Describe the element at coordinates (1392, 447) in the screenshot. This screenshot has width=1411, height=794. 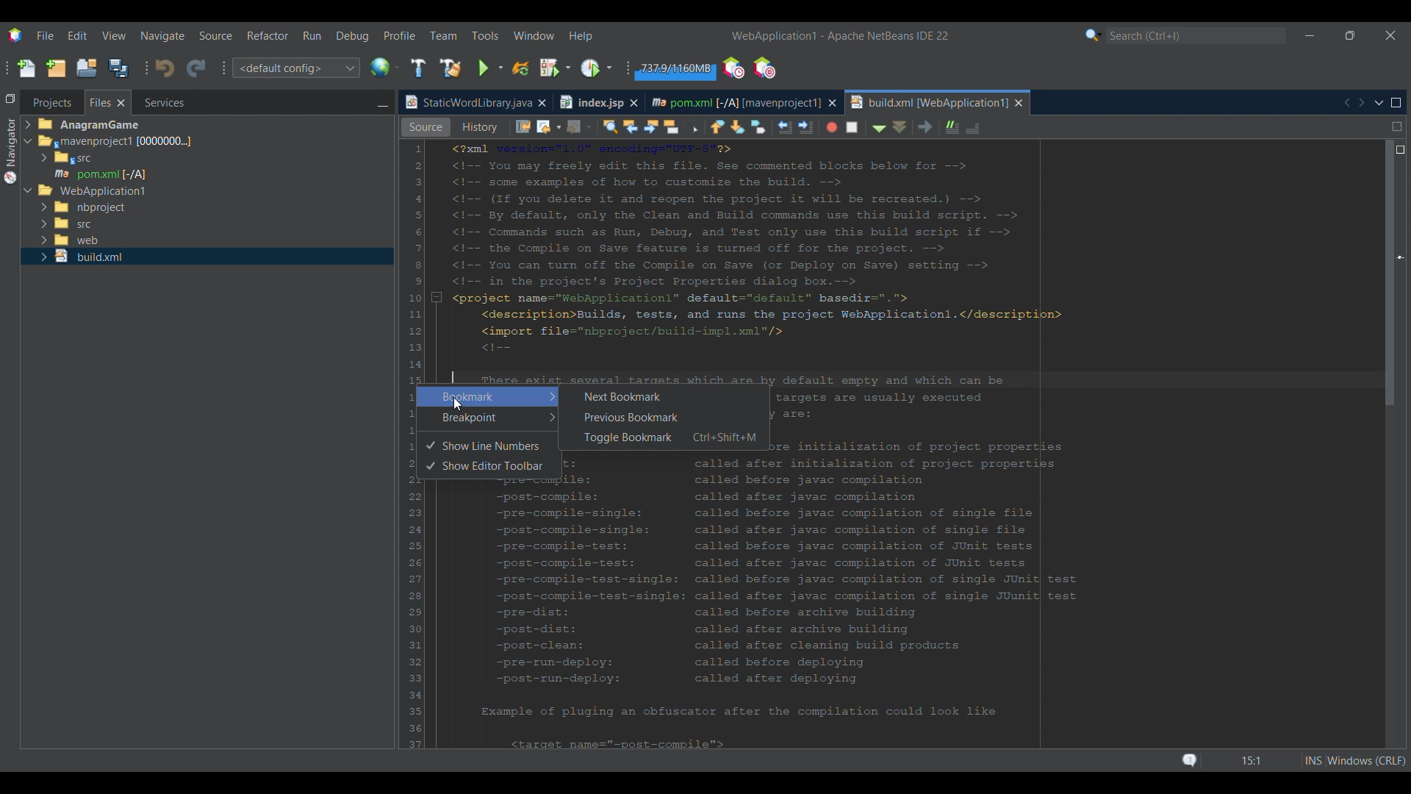
I see `Vertical slide bar` at that location.